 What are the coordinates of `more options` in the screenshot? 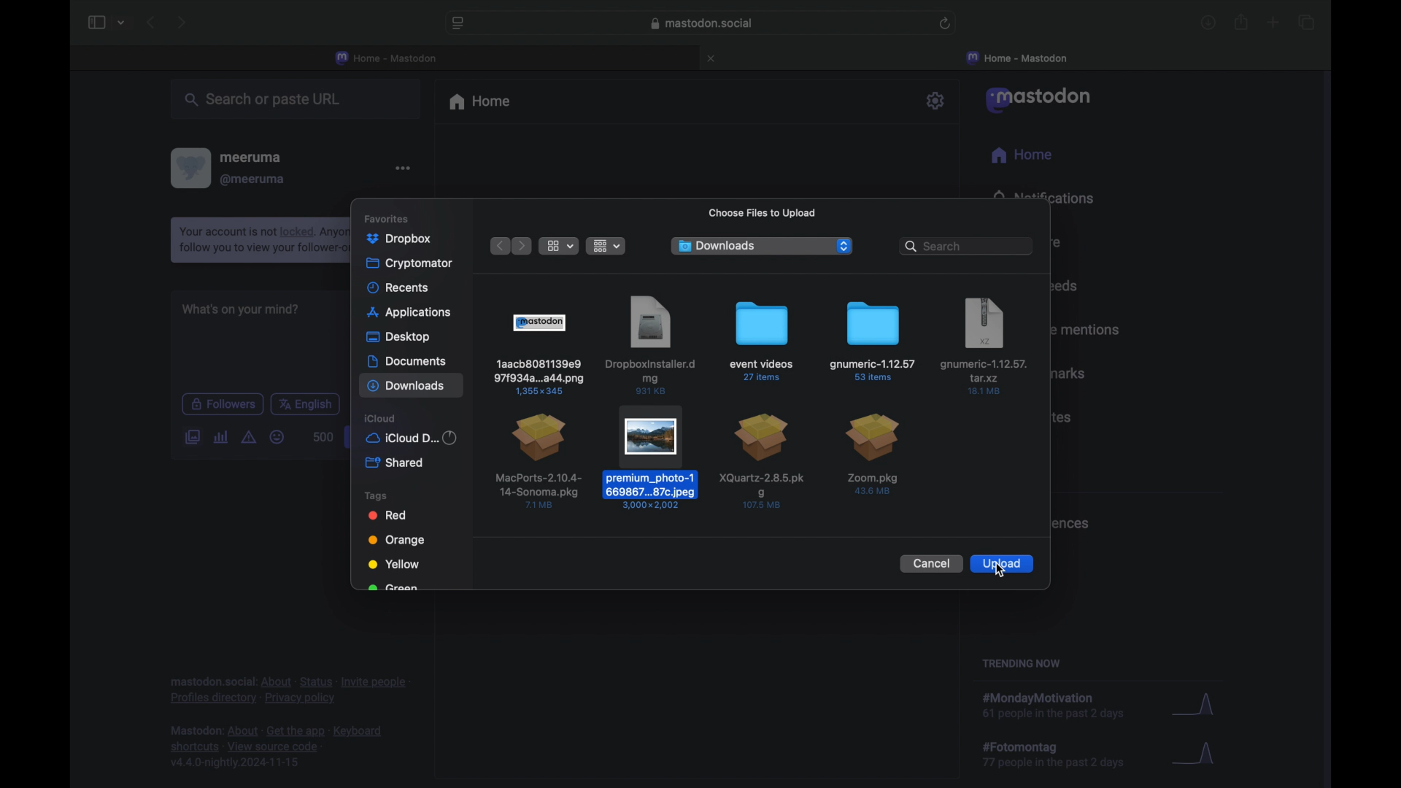 It's located at (403, 167).